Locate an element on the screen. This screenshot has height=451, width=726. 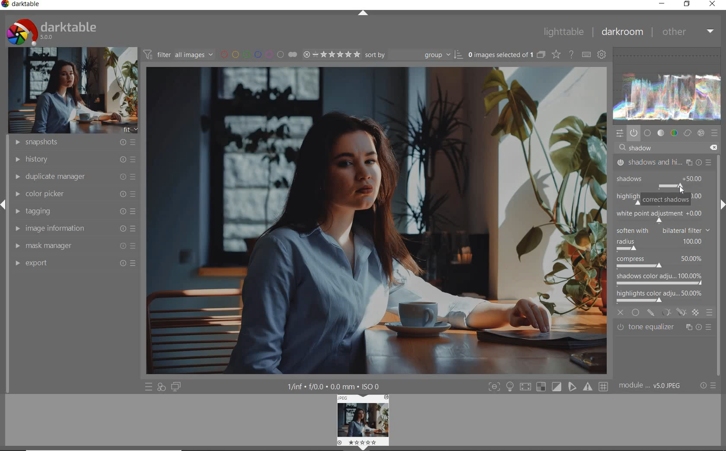
display information is located at coordinates (334, 386).